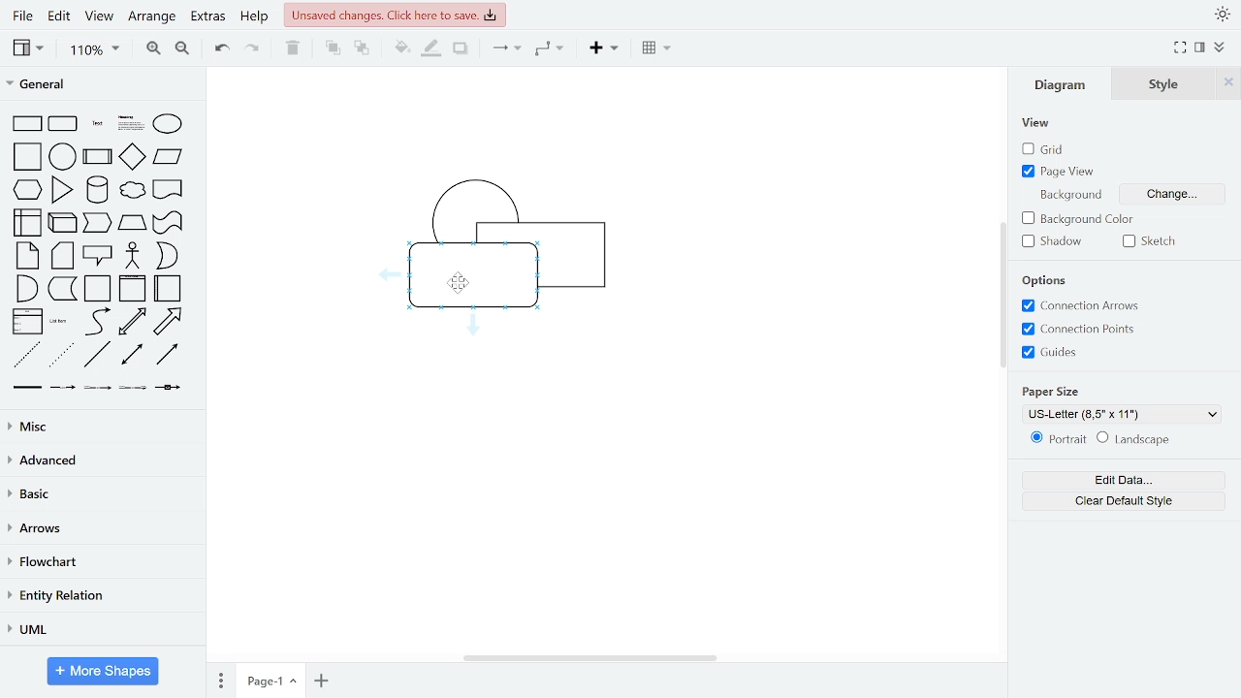 This screenshot has height=698, width=1241. Describe the element at coordinates (99, 16) in the screenshot. I see `view` at that location.